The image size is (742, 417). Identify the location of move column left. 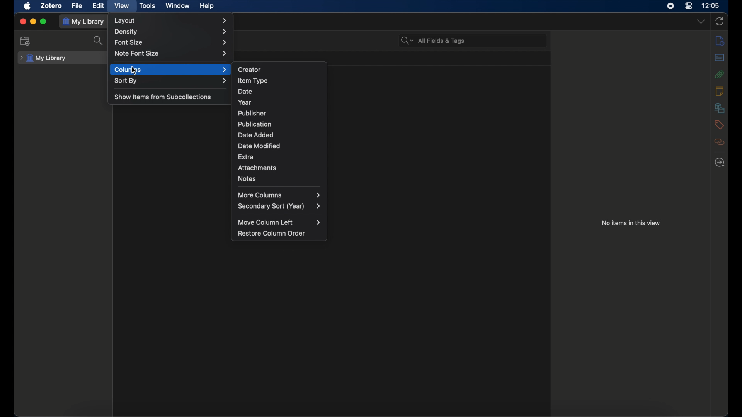
(280, 222).